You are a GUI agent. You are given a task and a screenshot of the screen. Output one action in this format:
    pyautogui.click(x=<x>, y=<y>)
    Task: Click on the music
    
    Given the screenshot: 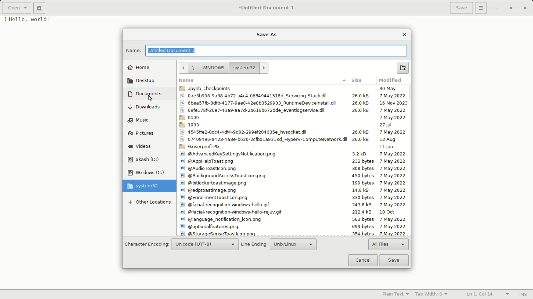 What is the action you would take?
    pyautogui.click(x=138, y=120)
    